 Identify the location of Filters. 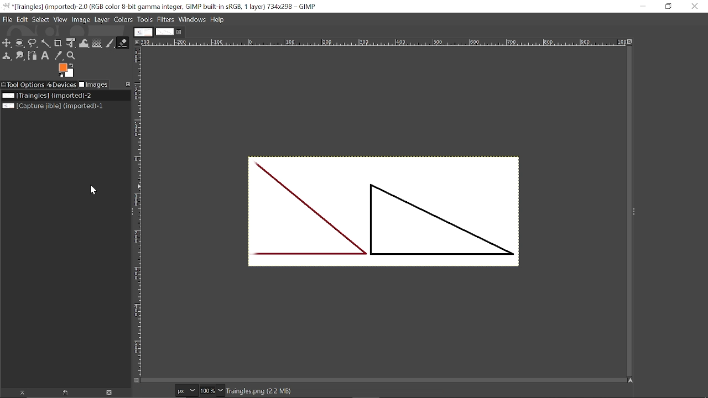
(166, 20).